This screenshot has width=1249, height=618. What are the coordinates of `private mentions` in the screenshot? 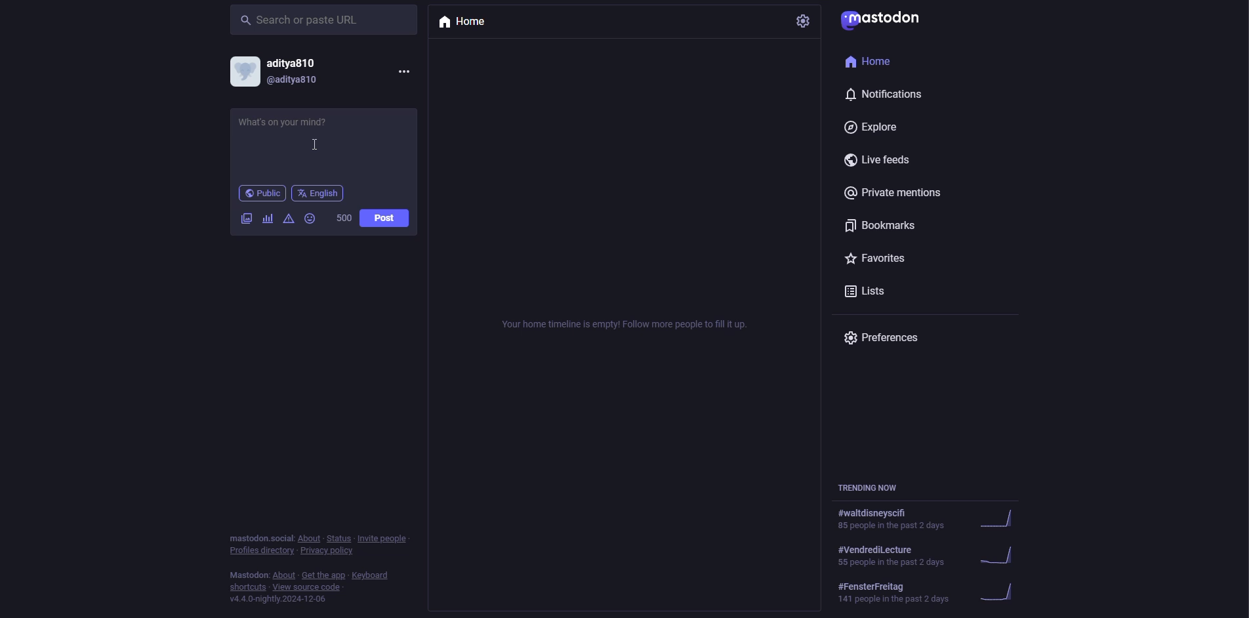 It's located at (903, 196).